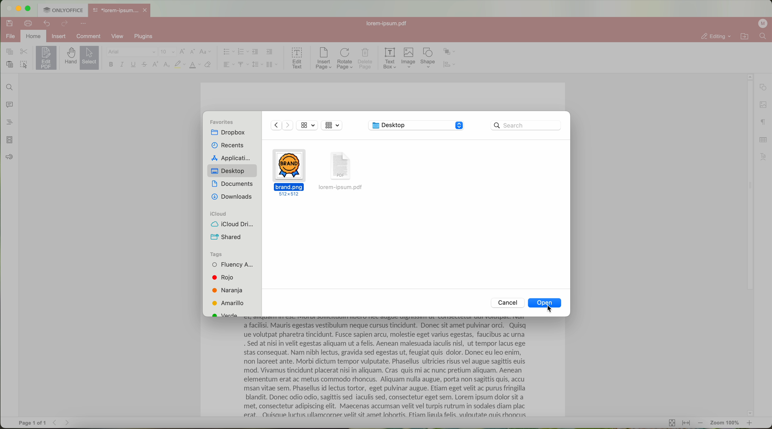  Describe the element at coordinates (33, 37) in the screenshot. I see `home` at that location.